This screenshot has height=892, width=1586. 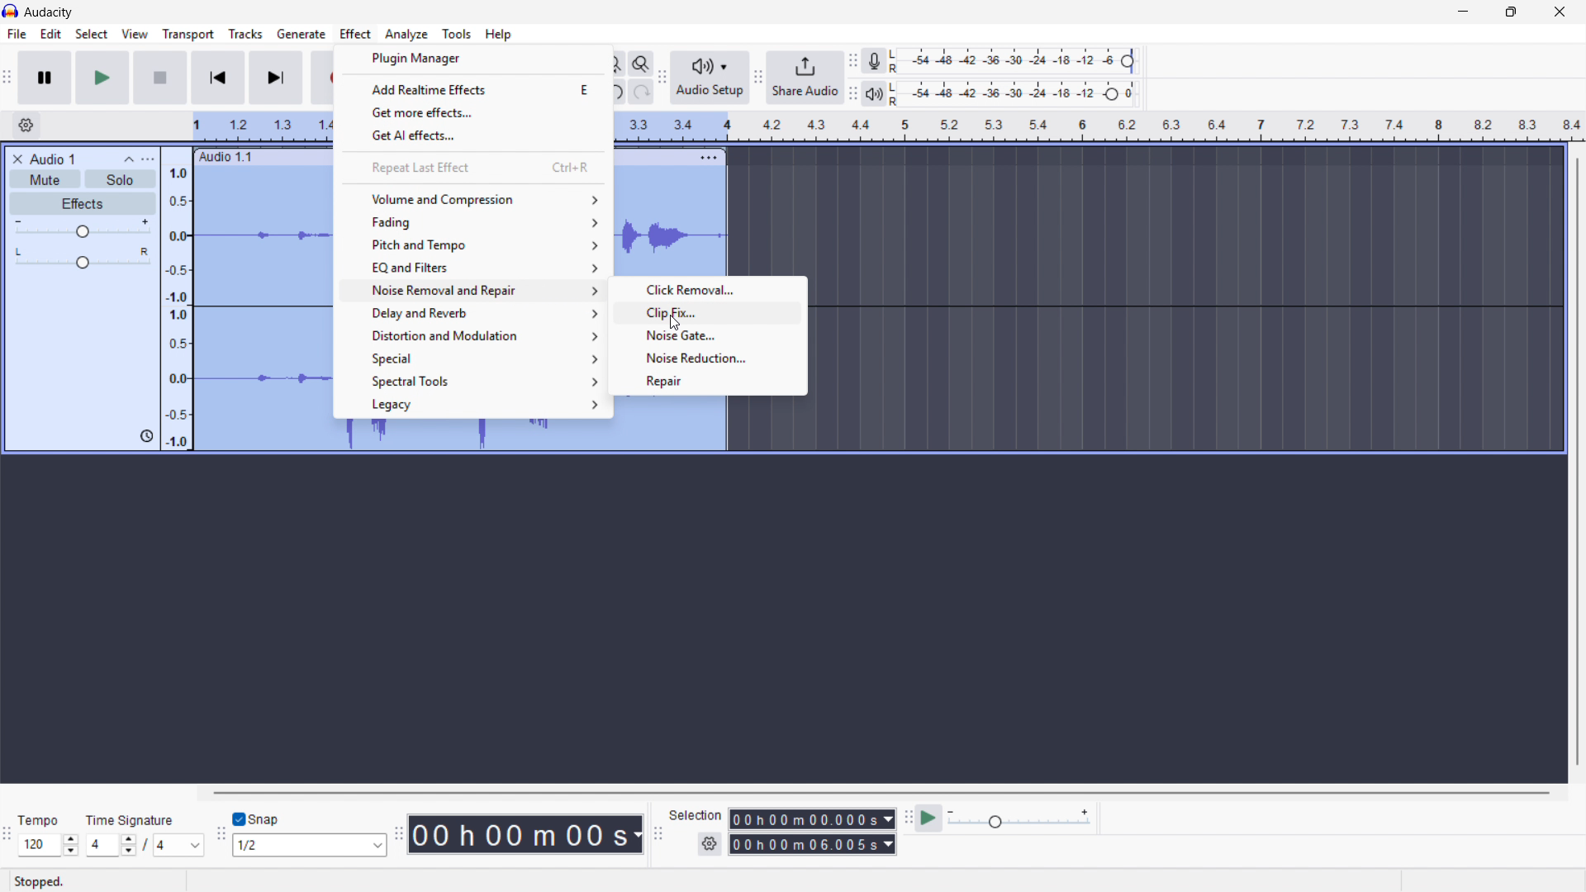 What do you see at coordinates (46, 179) in the screenshot?
I see `Mute` at bounding box center [46, 179].